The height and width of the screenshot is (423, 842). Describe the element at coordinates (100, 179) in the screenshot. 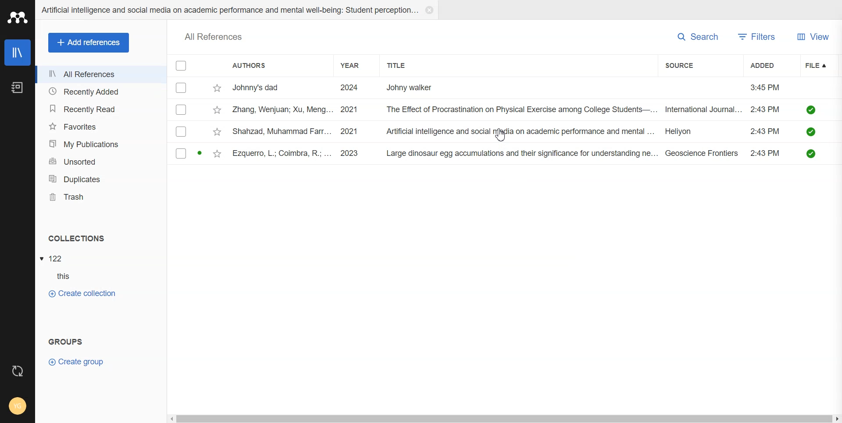

I see `Duplicates` at that location.